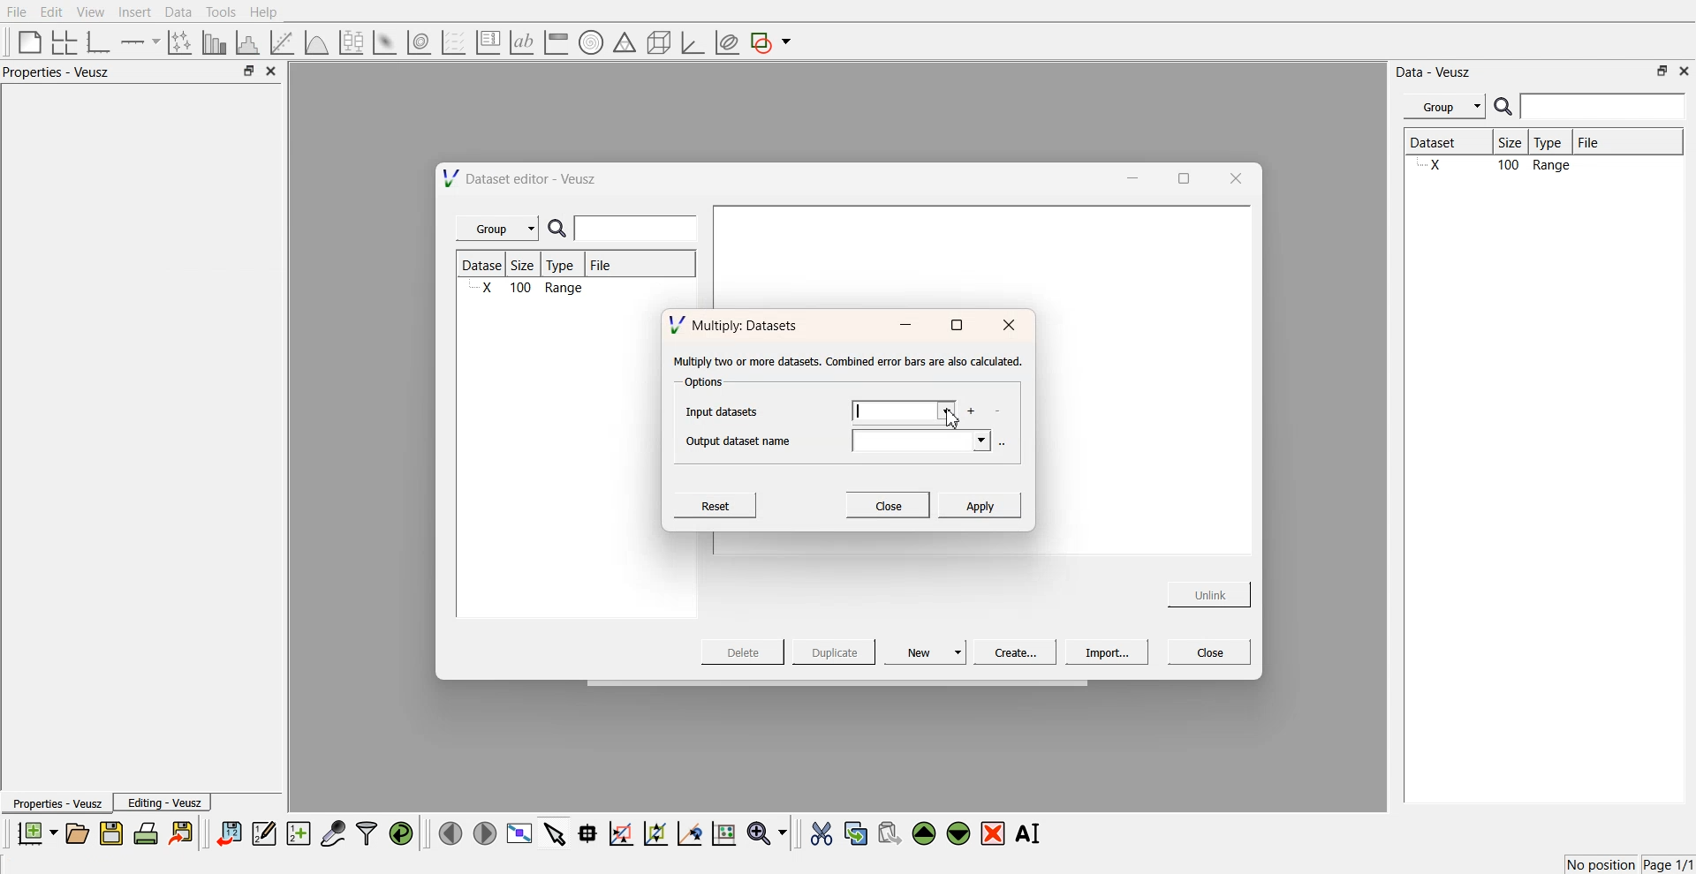  I want to click on plot a function on a graph, so click(316, 41).